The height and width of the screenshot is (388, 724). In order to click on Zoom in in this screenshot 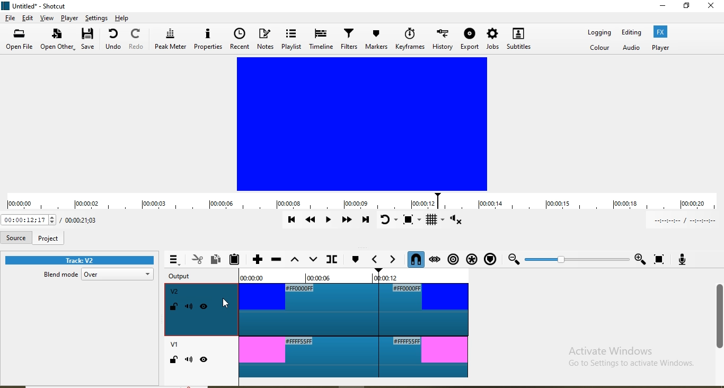, I will do `click(640, 257)`.